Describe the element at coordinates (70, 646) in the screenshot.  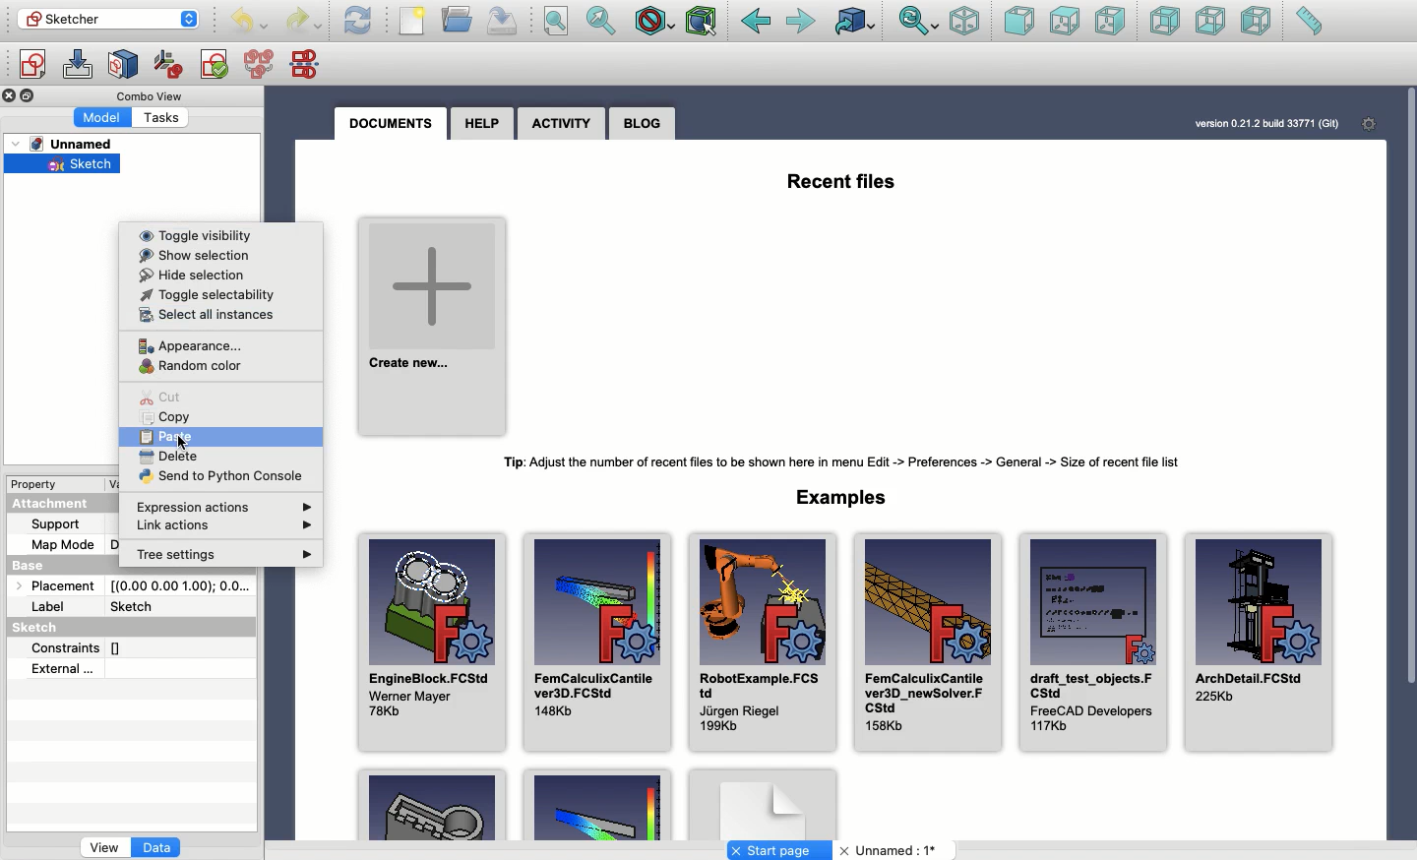
I see `Constraints` at that location.